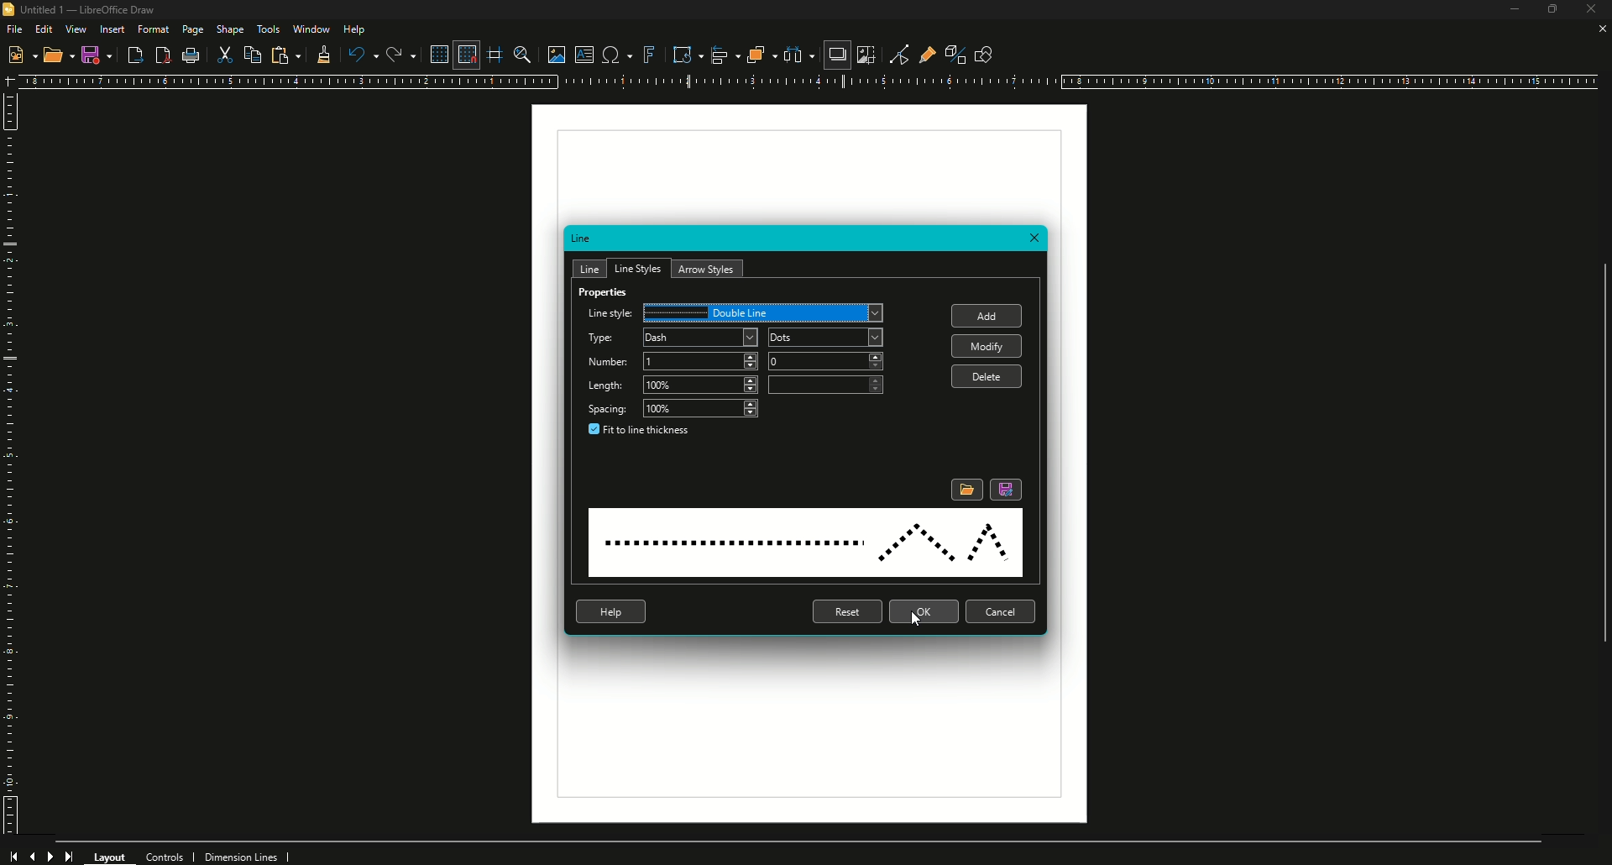  I want to click on Length, so click(610, 387).